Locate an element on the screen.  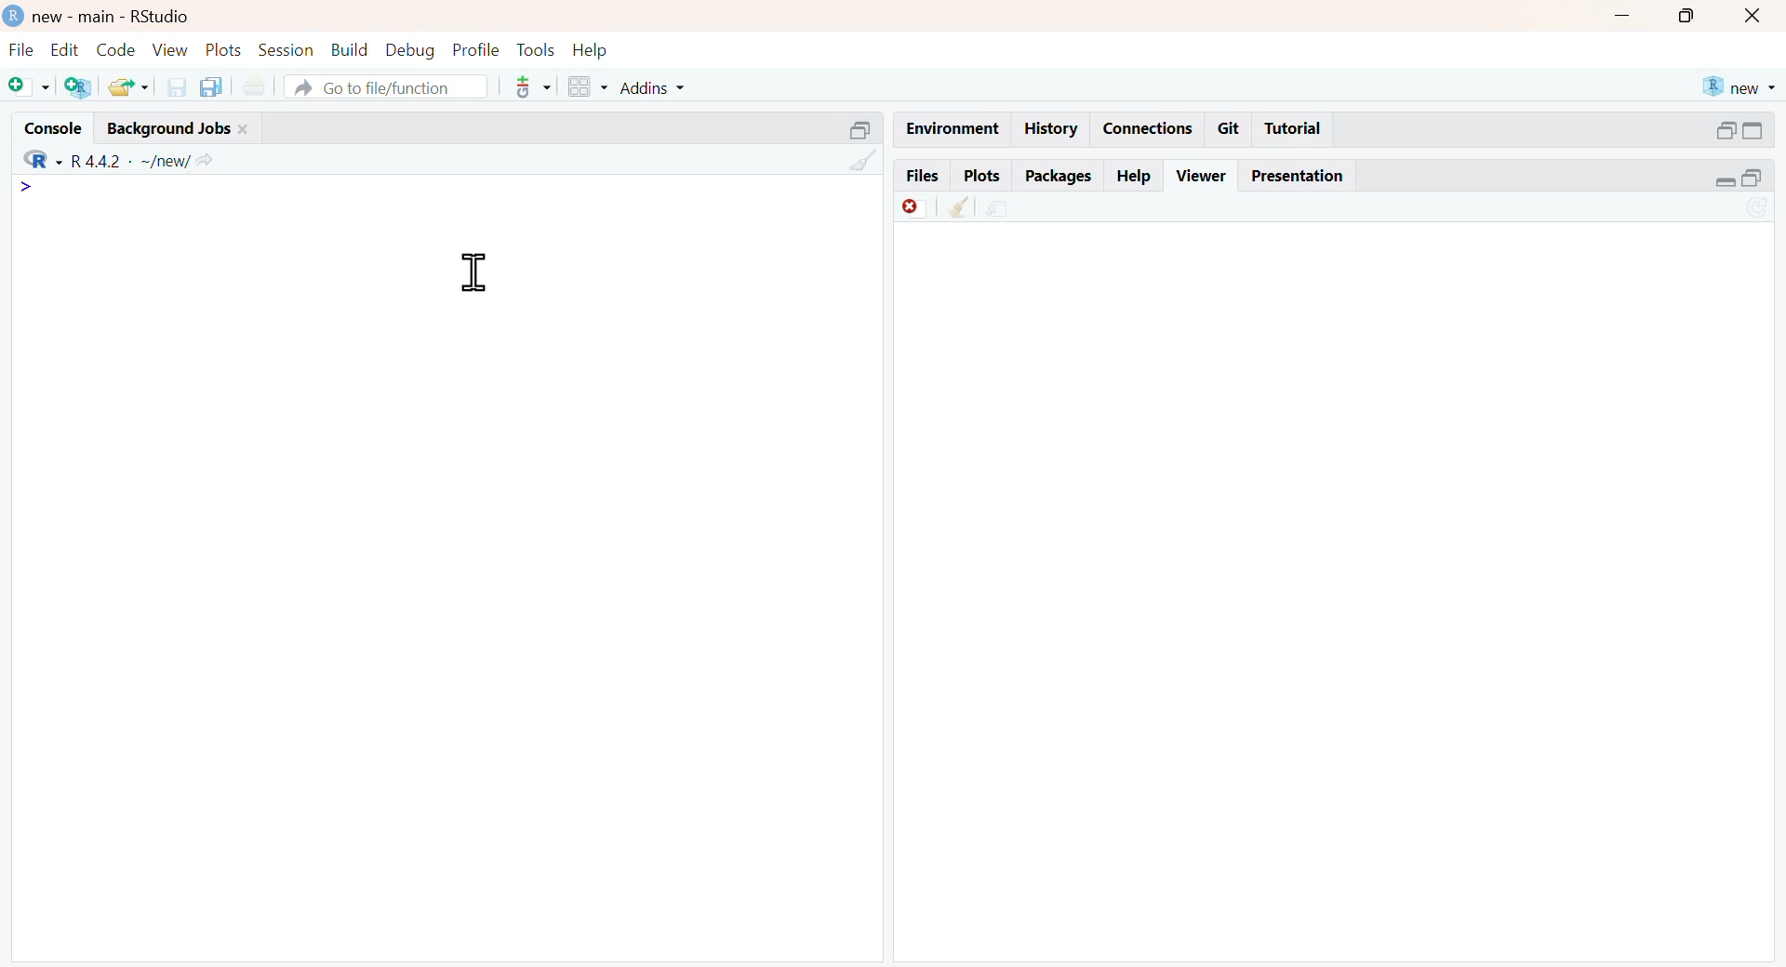
minimize/maximize is located at coordinates (1739, 179).